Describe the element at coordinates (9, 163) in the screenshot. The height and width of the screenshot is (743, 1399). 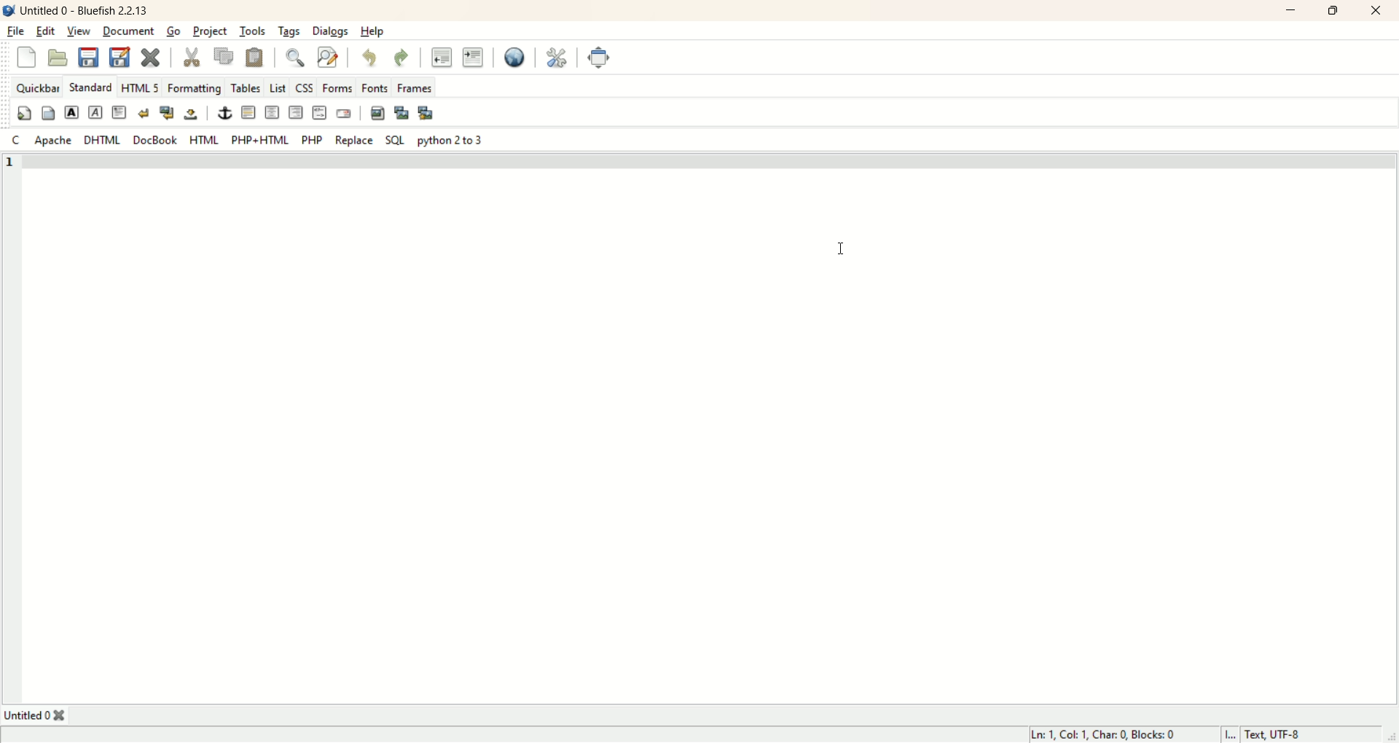
I see `1` at that location.